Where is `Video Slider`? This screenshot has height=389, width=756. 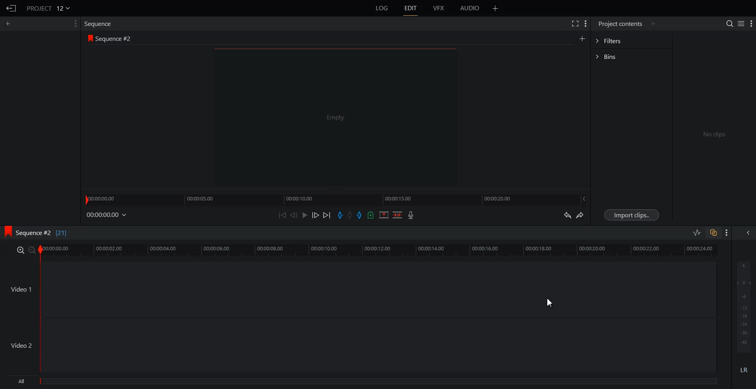 Video Slider is located at coordinates (383, 250).